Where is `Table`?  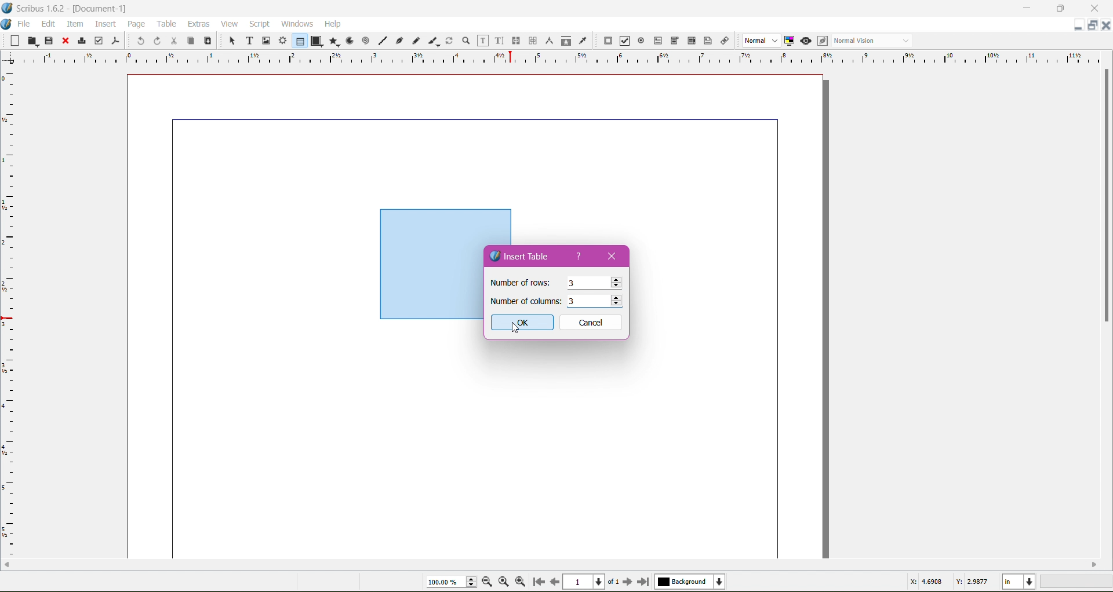 Table is located at coordinates (168, 24).